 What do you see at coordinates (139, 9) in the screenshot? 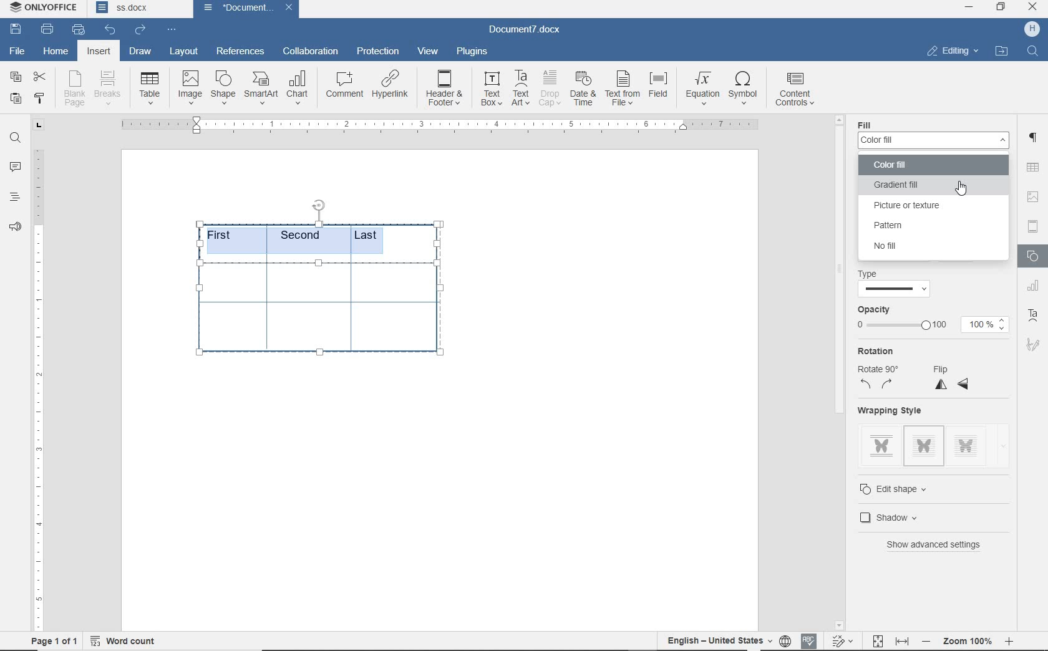
I see `document names` at bounding box center [139, 9].